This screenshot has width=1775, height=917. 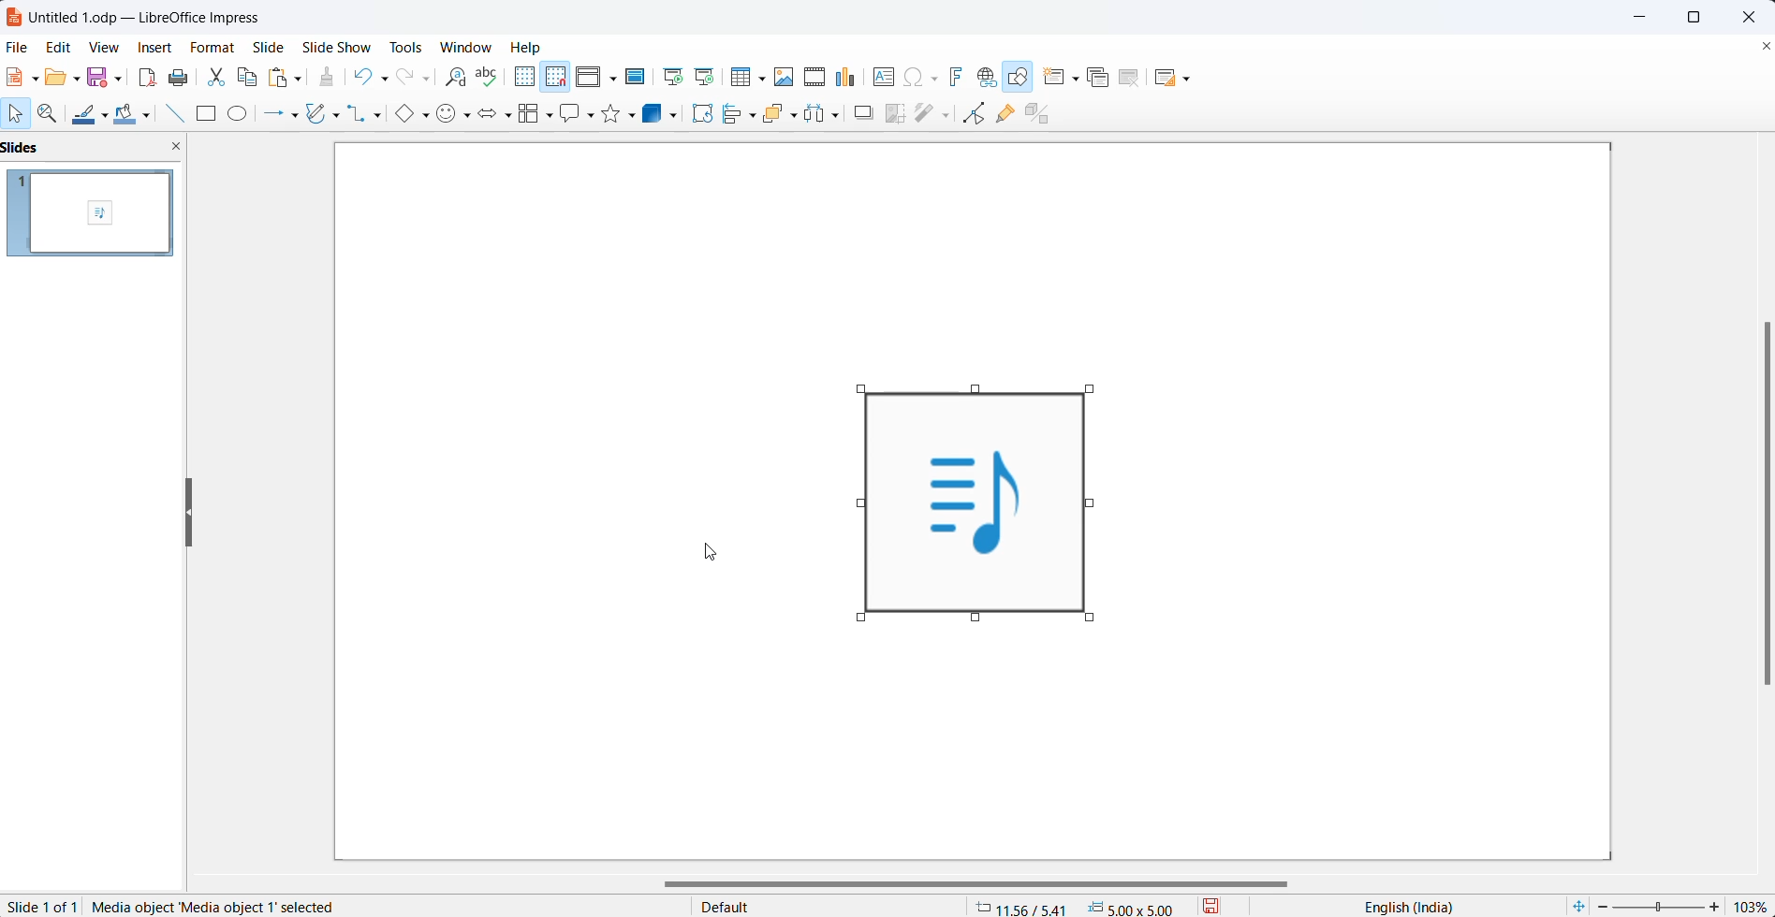 I want to click on reszie, so click(x=190, y=507).